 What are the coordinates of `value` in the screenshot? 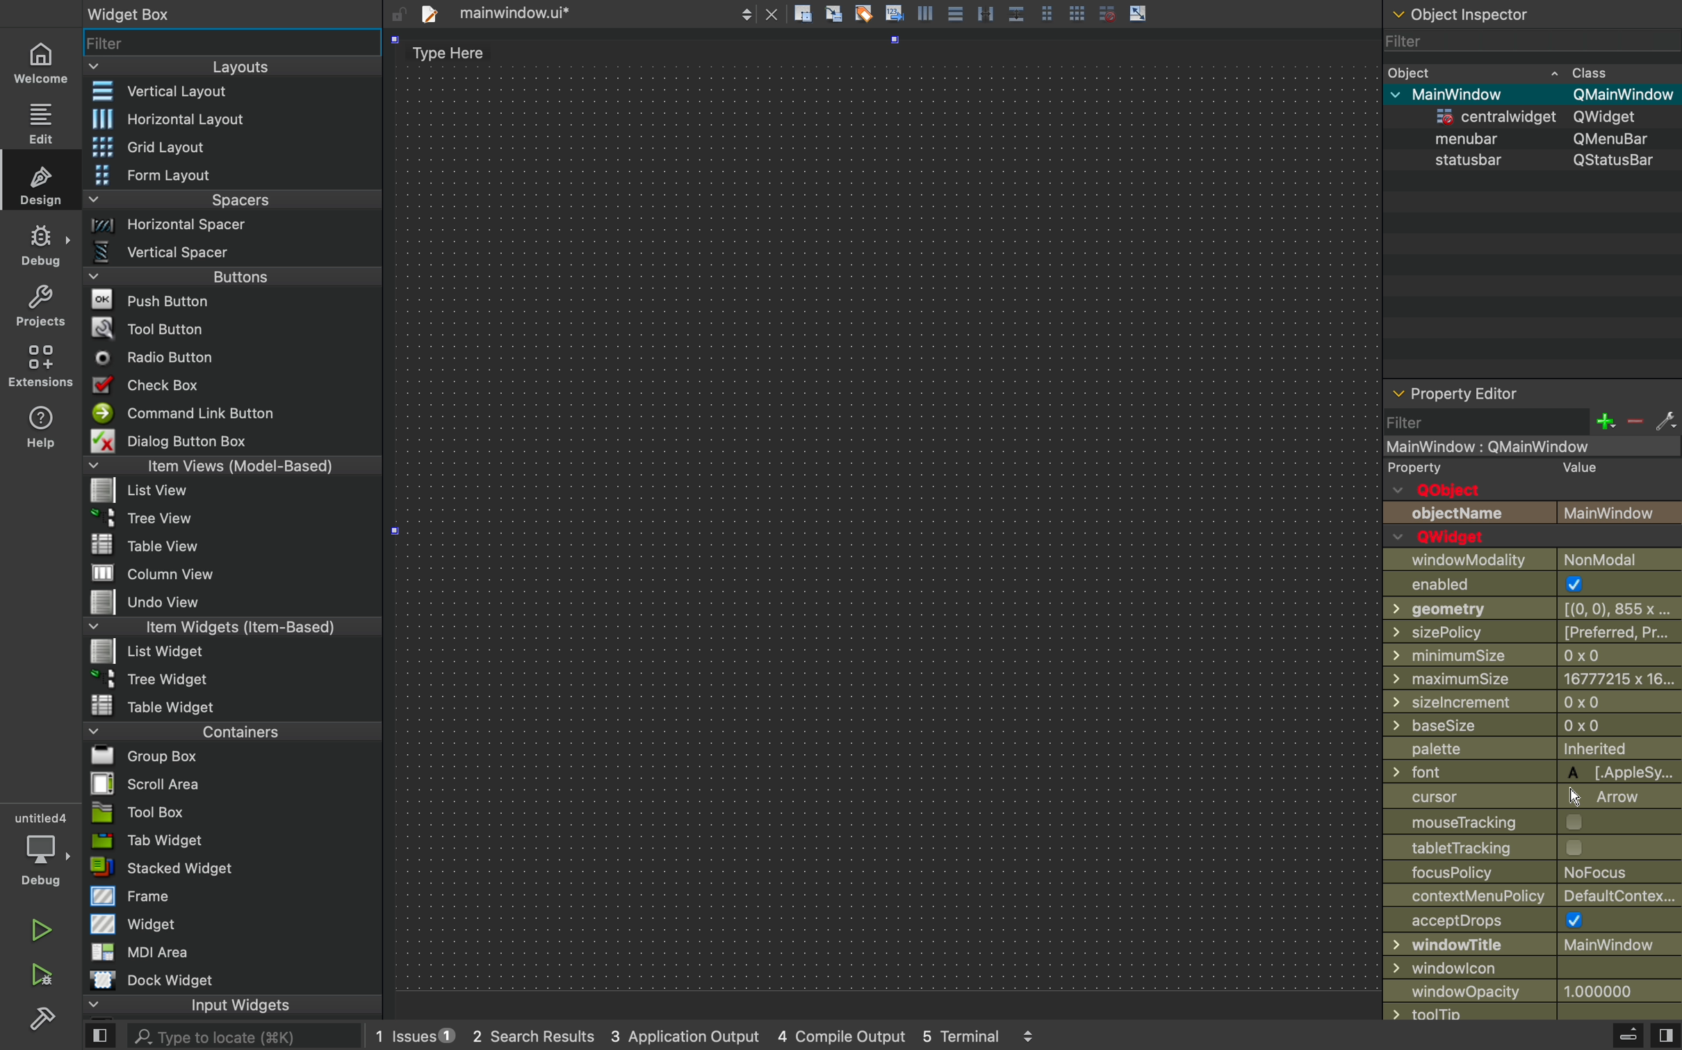 It's located at (1573, 469).